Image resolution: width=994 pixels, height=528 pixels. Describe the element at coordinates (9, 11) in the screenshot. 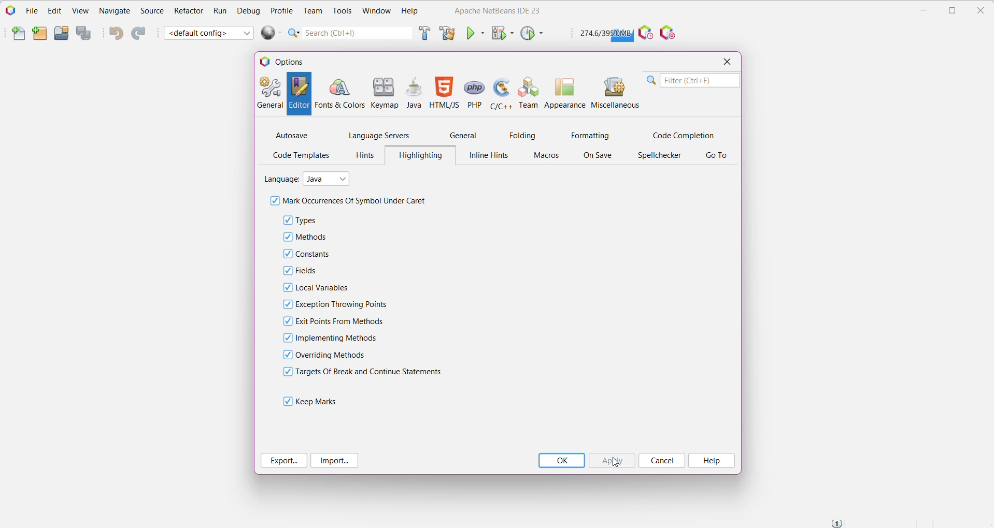

I see `Application Logo` at that location.